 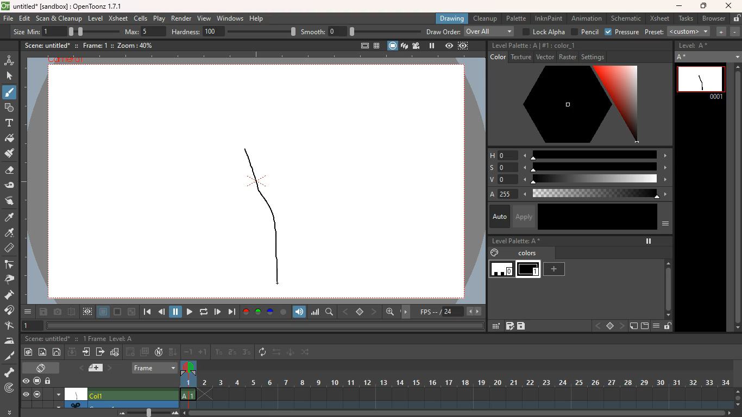 I want to click on edit, so click(x=12, y=186).